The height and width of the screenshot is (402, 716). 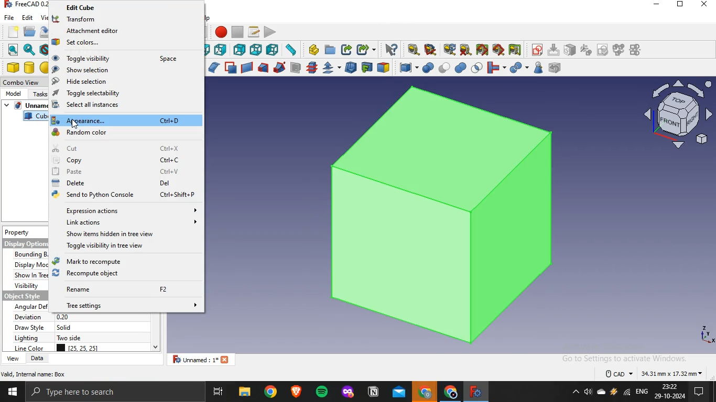 I want to click on attachment editor, so click(x=116, y=30).